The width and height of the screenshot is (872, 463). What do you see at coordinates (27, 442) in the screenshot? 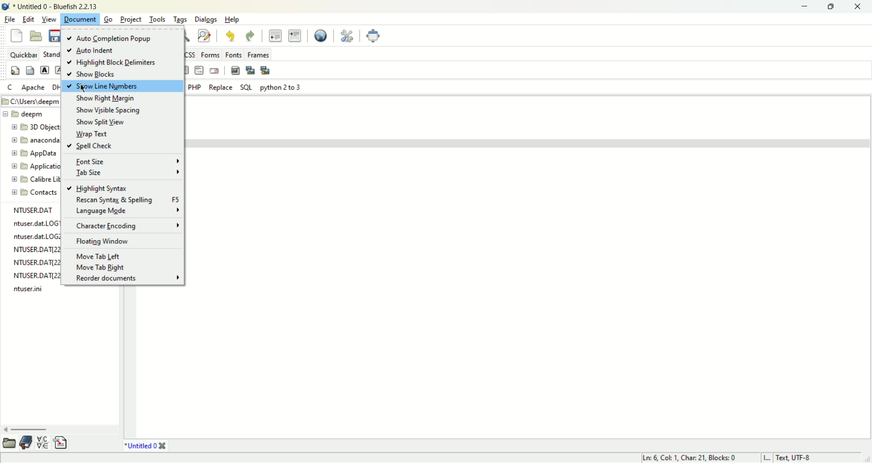
I see `bookmark` at bounding box center [27, 442].